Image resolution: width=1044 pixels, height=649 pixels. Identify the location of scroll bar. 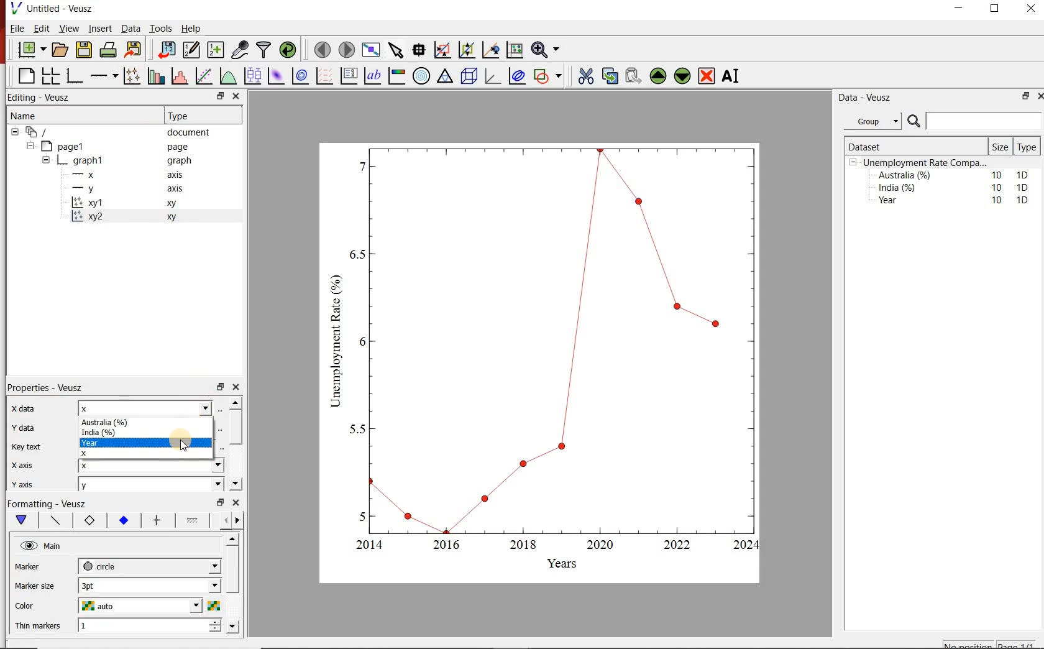
(233, 580).